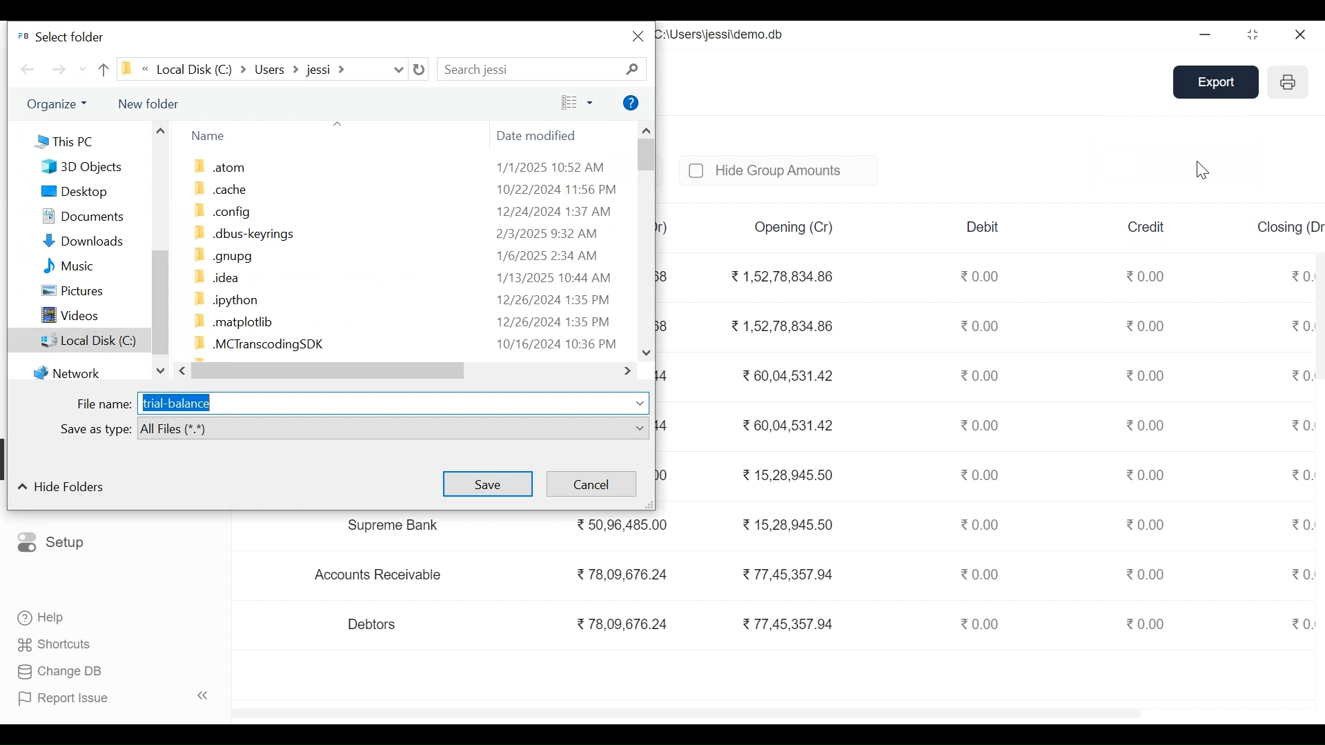 Image resolution: width=1325 pixels, height=745 pixels. I want to click on 0.00, so click(1302, 425).